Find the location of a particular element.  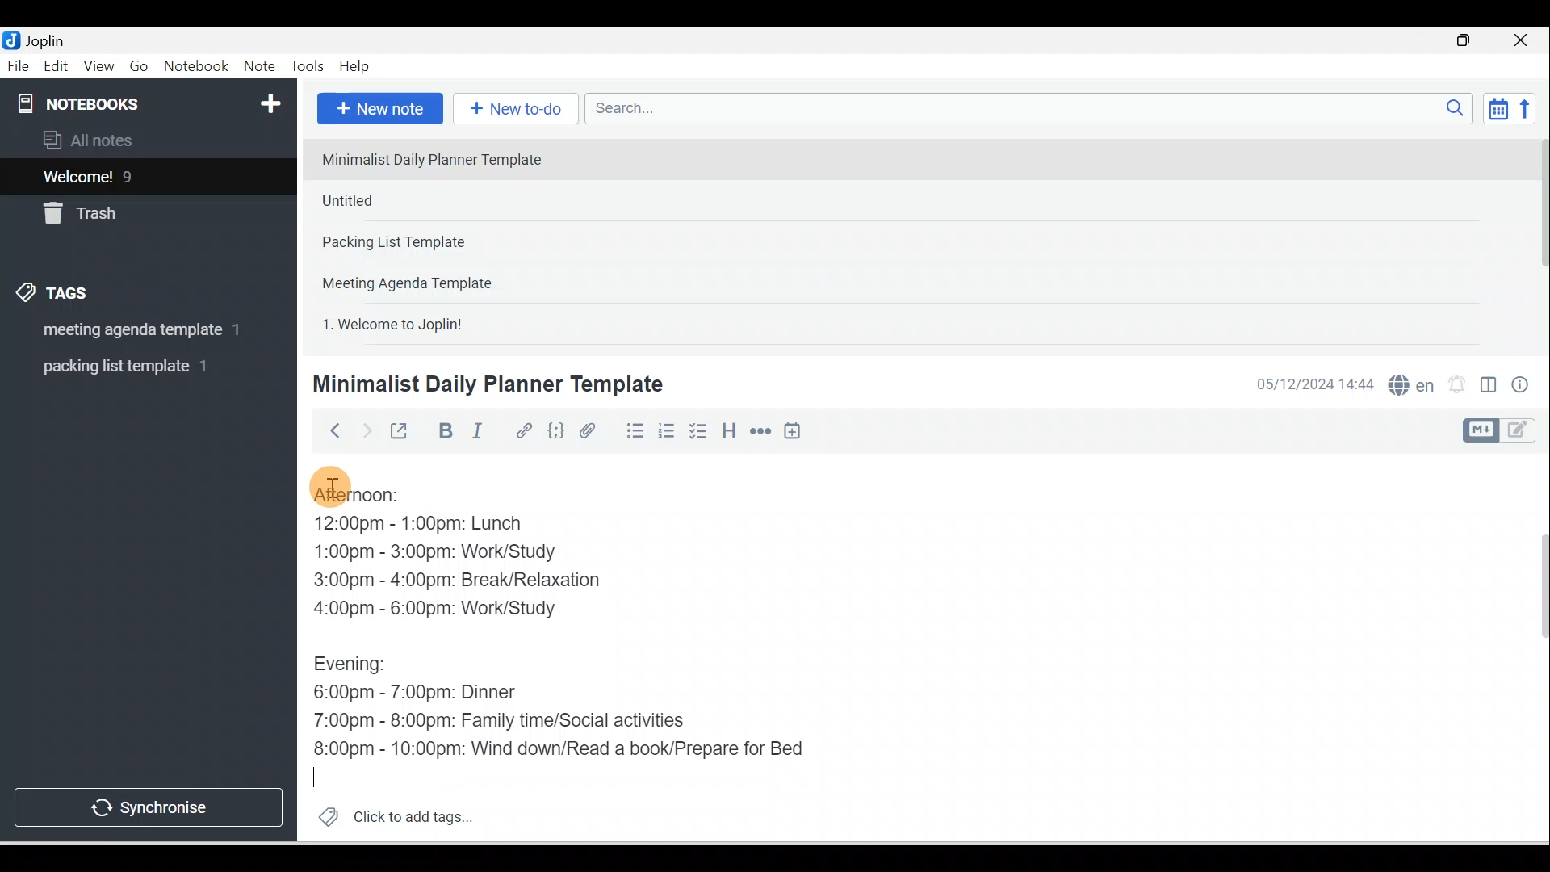

Tag 1 is located at coordinates (127, 331).